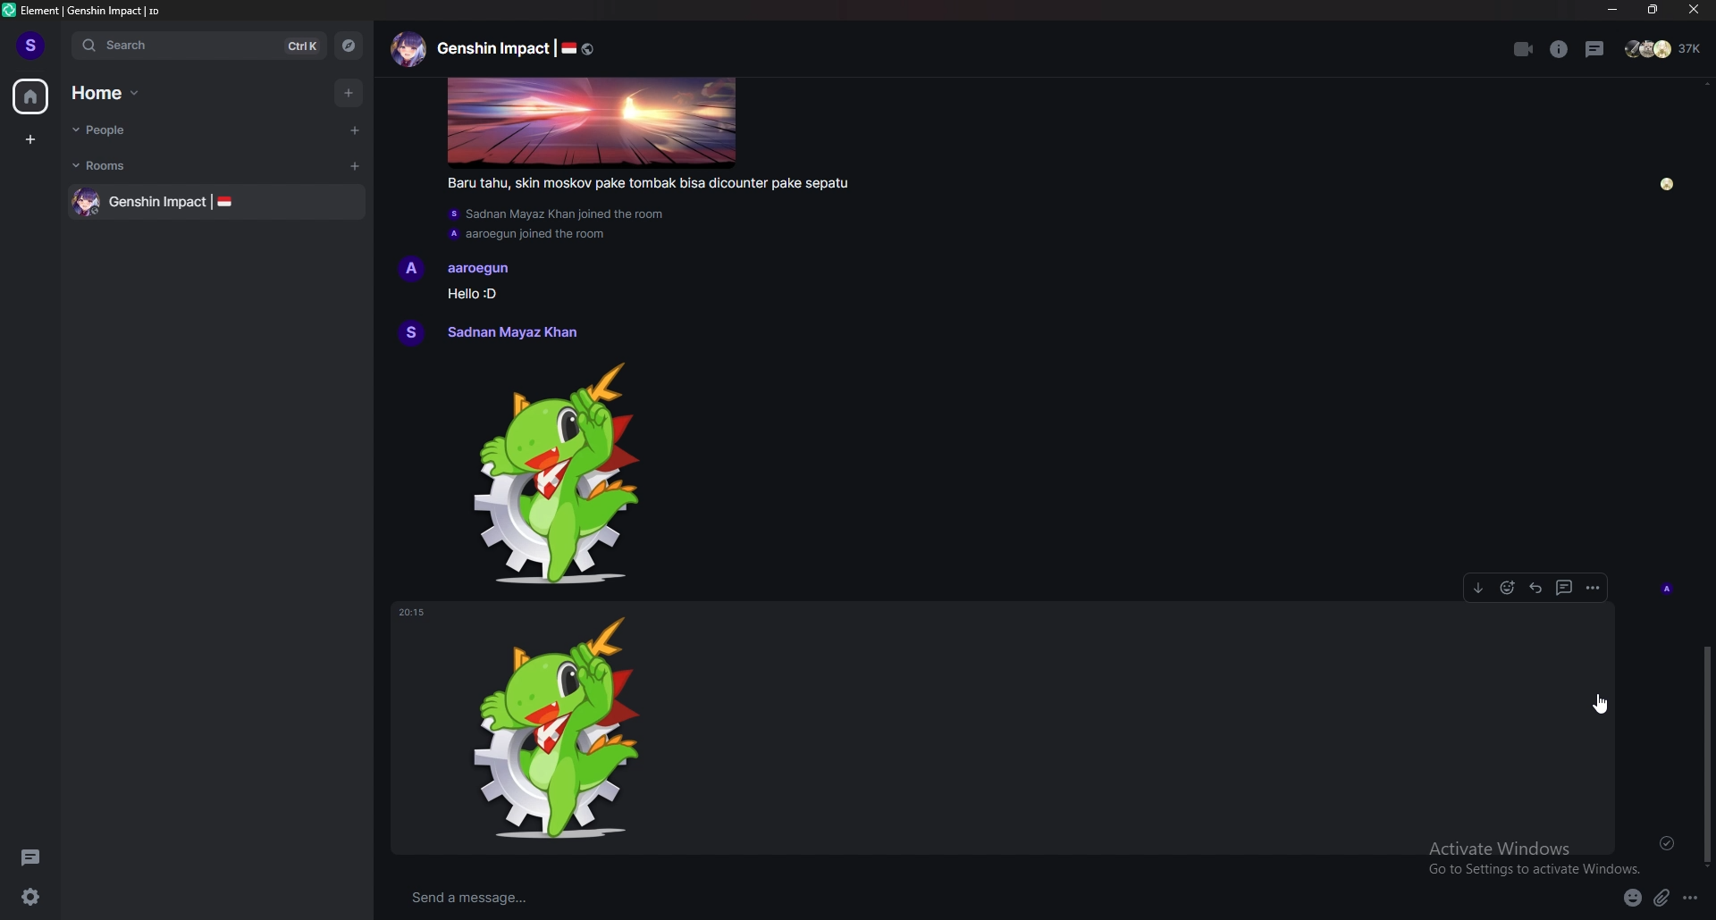 This screenshot has height=920, width=1716. I want to click on Sadnan Mayaz Khan, so click(511, 332).